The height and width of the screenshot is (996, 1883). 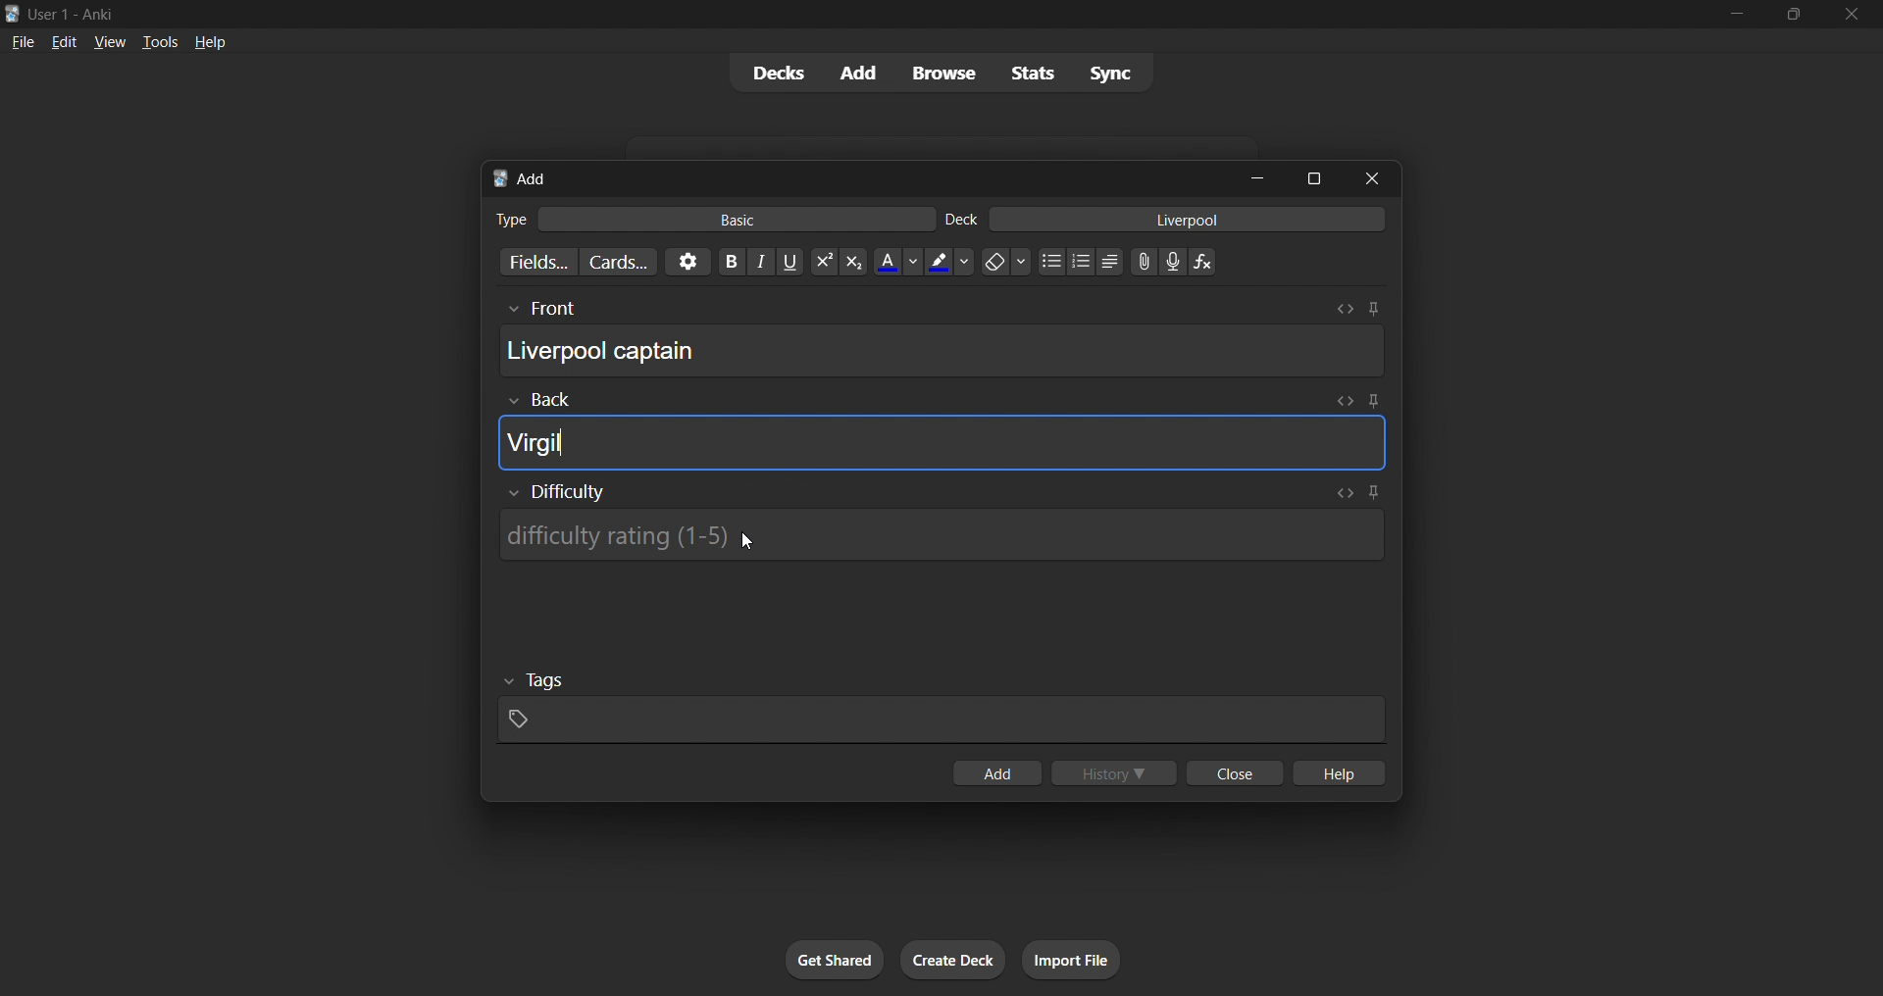 What do you see at coordinates (941, 721) in the screenshot?
I see `card tags input` at bounding box center [941, 721].